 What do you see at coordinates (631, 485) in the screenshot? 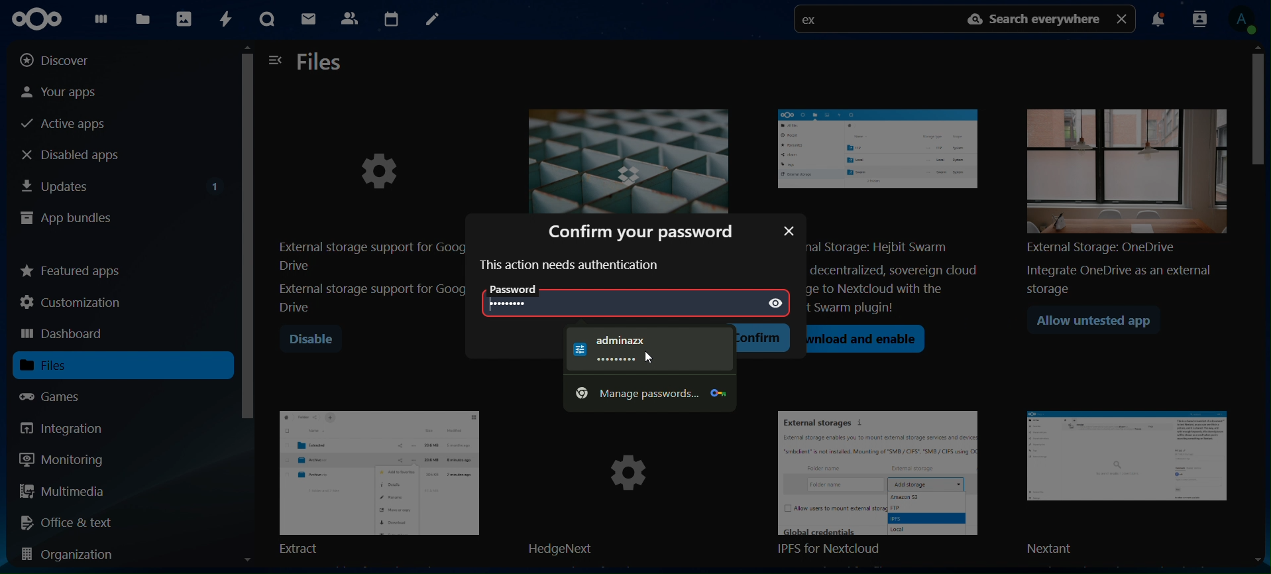
I see `hedgenext` at bounding box center [631, 485].